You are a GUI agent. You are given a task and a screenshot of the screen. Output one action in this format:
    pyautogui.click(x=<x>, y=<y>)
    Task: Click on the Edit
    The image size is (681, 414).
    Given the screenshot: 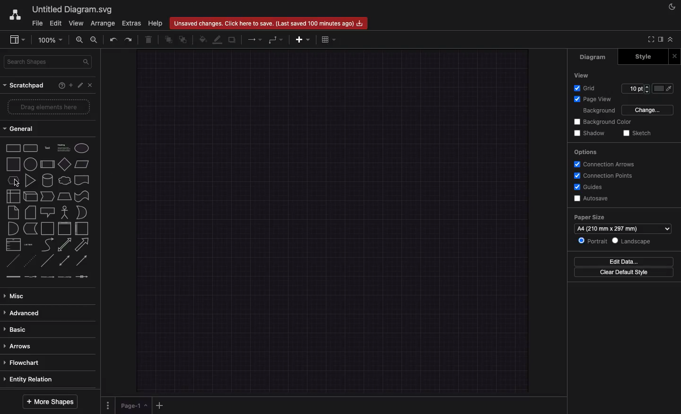 What is the action you would take?
    pyautogui.click(x=56, y=23)
    